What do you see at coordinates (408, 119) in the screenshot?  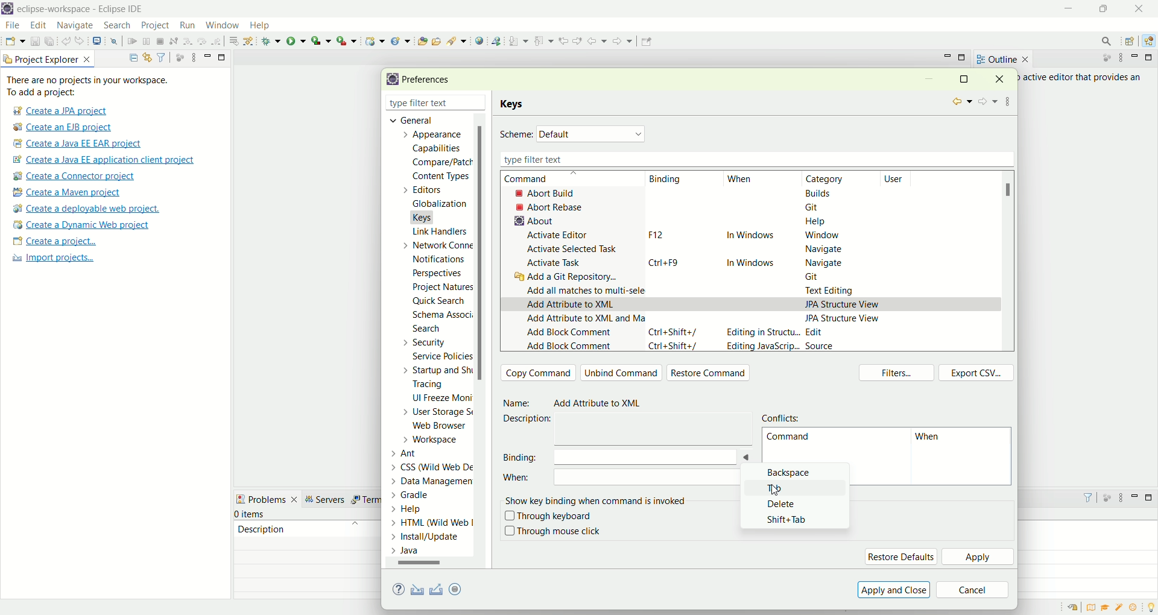 I see `general` at bounding box center [408, 119].